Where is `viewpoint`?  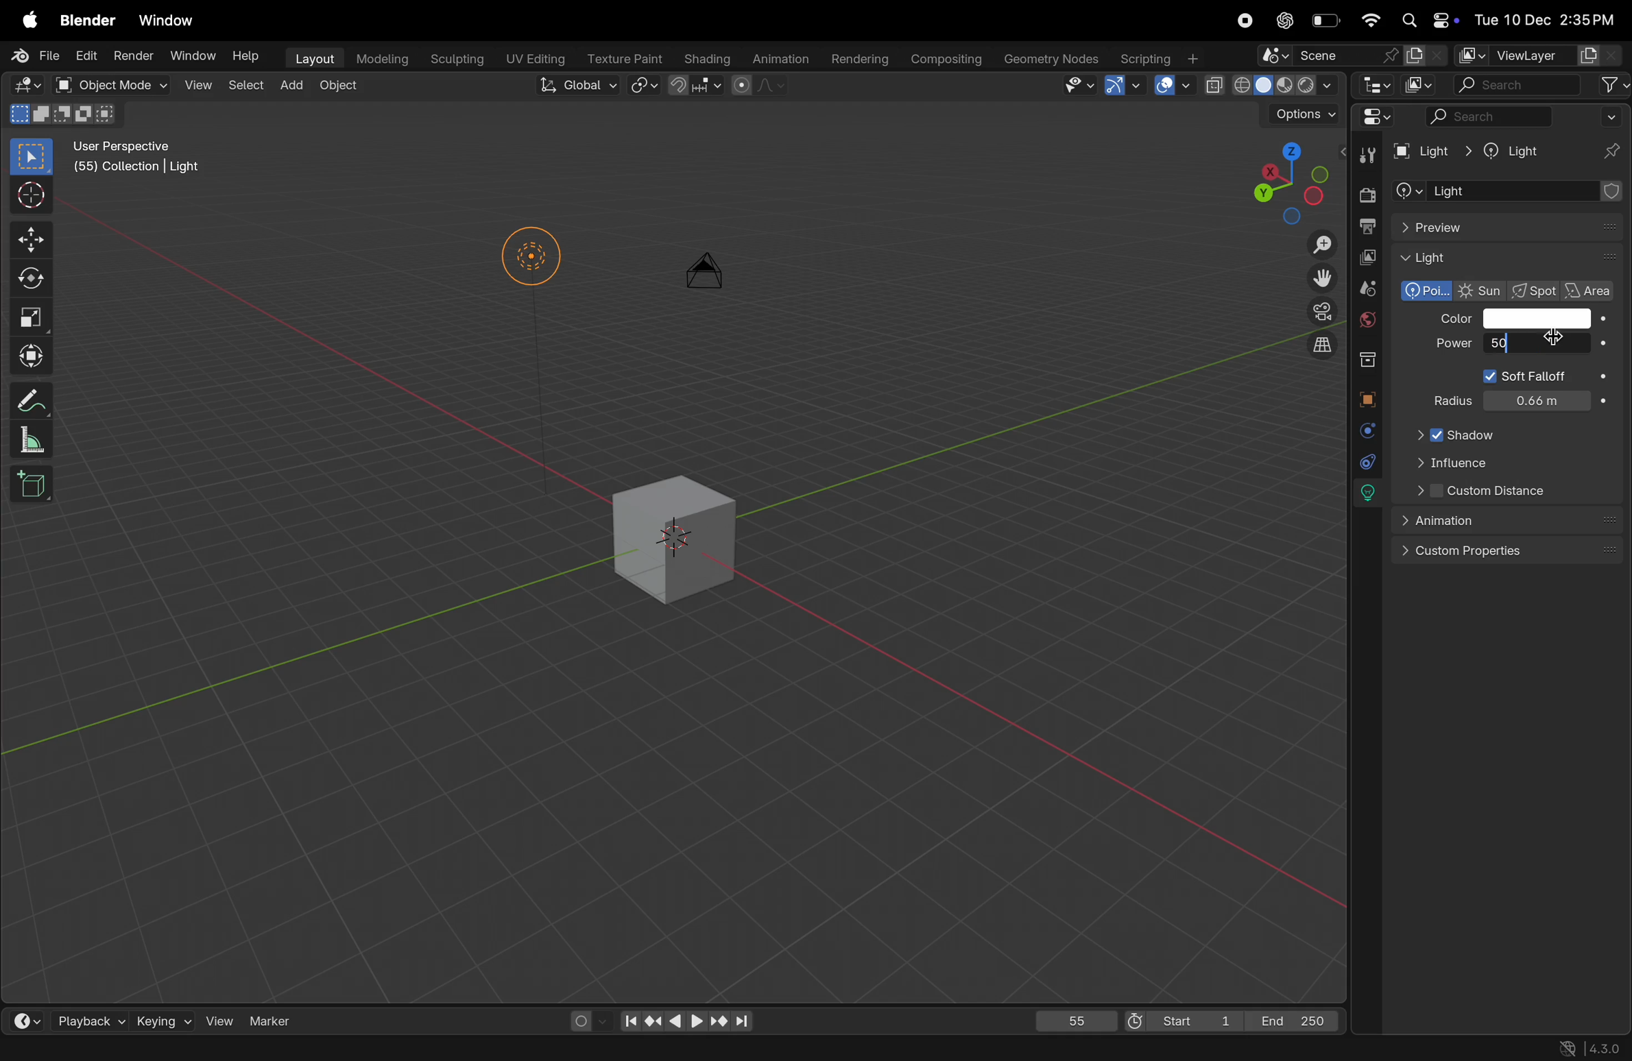
viewpoint is located at coordinates (1278, 180).